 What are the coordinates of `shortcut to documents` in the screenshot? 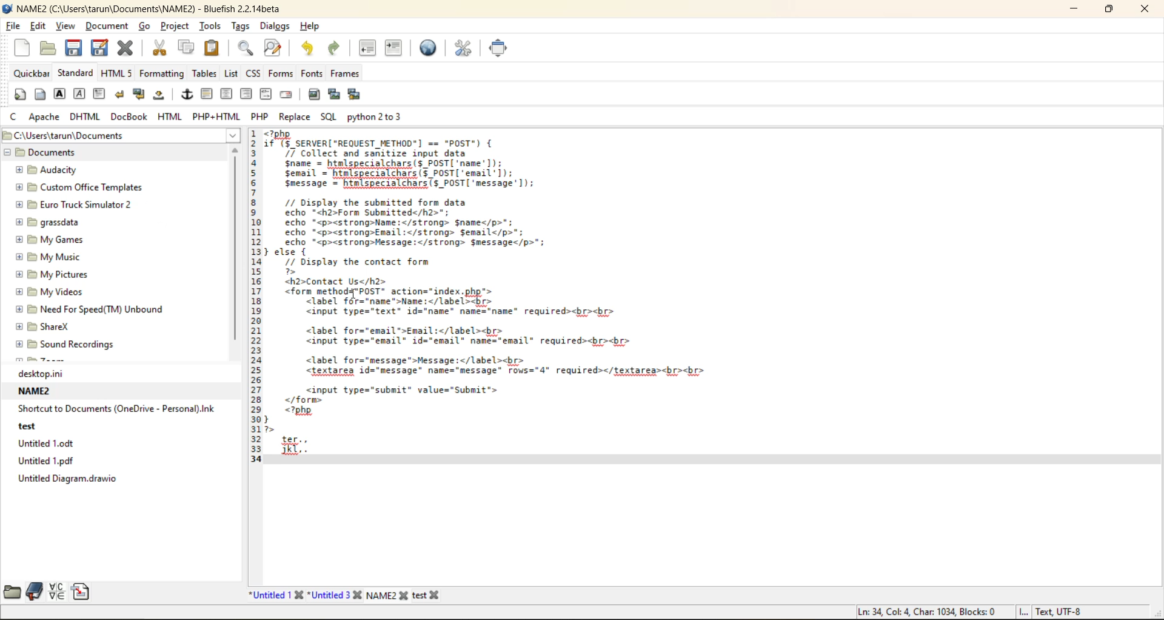 It's located at (117, 409).